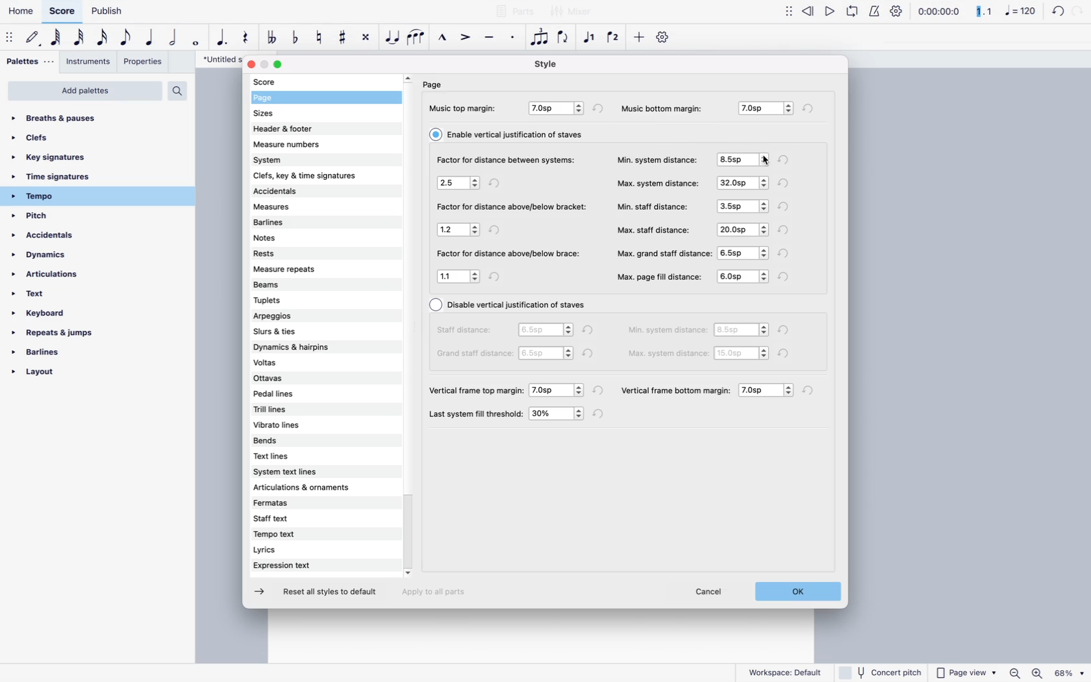 The image size is (1091, 682). I want to click on next, so click(262, 592).